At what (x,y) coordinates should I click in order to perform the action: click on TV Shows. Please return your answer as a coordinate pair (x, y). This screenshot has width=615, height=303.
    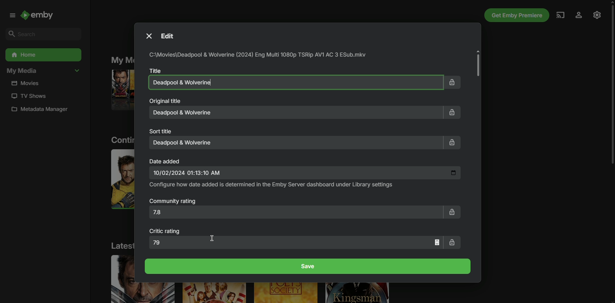
    Looking at the image, I should click on (28, 96).